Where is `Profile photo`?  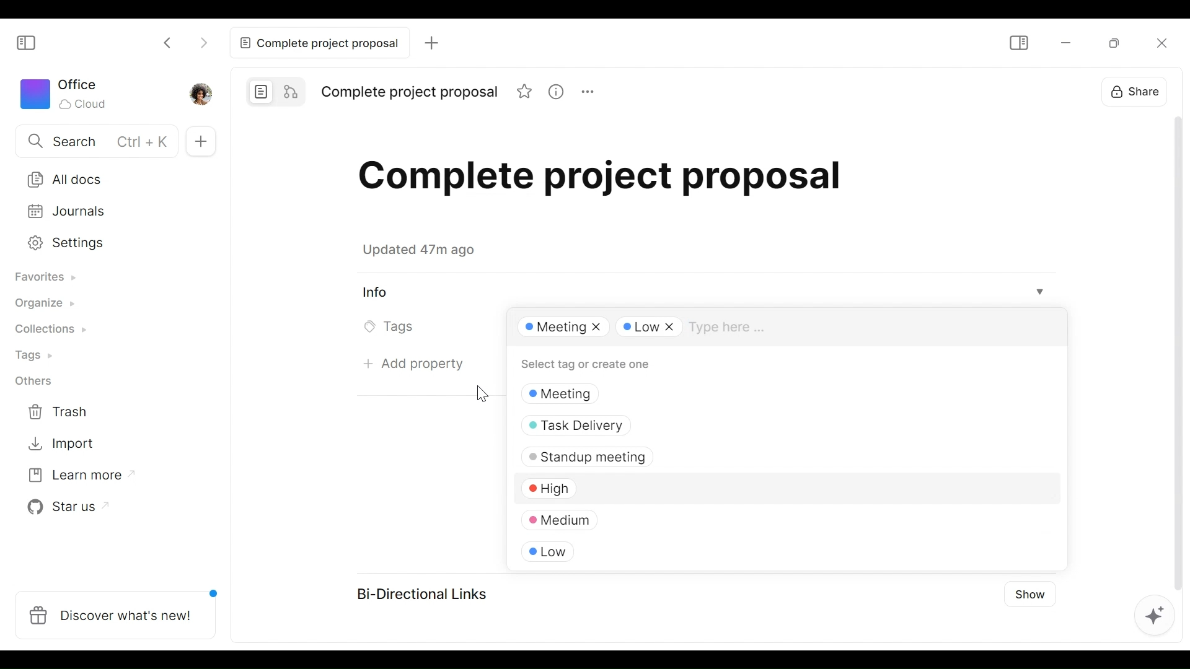
Profile photo is located at coordinates (200, 94).